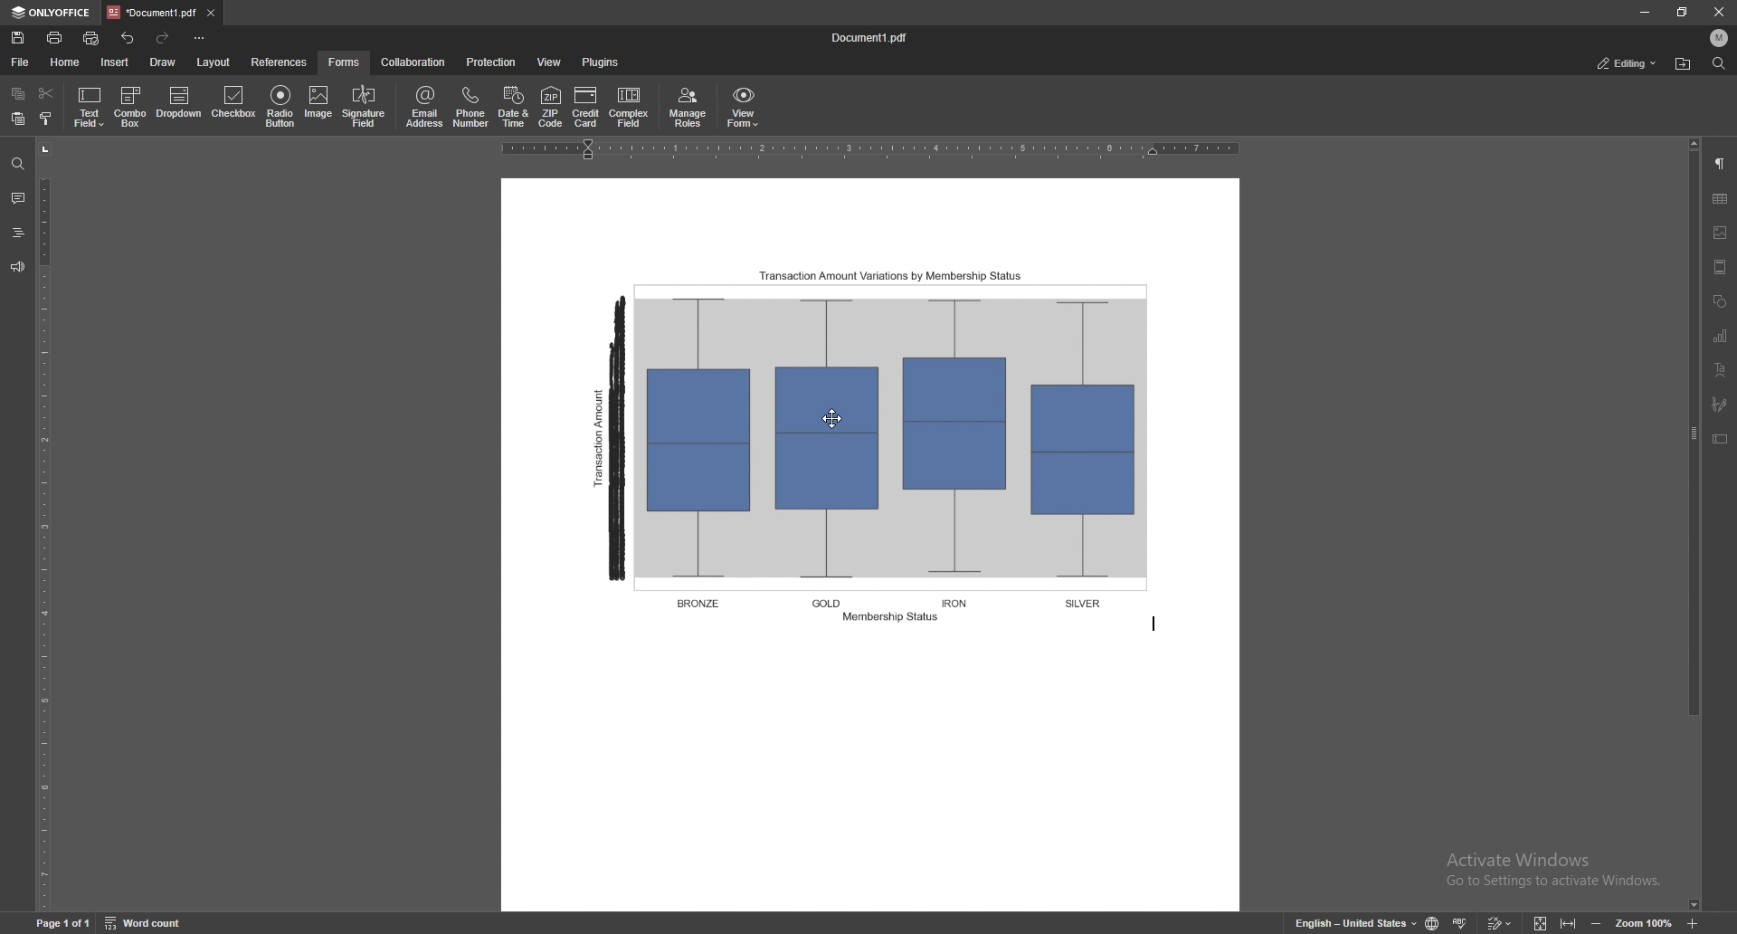 Image resolution: width=1737 pixels, height=934 pixels. I want to click on signature, so click(1722, 405).